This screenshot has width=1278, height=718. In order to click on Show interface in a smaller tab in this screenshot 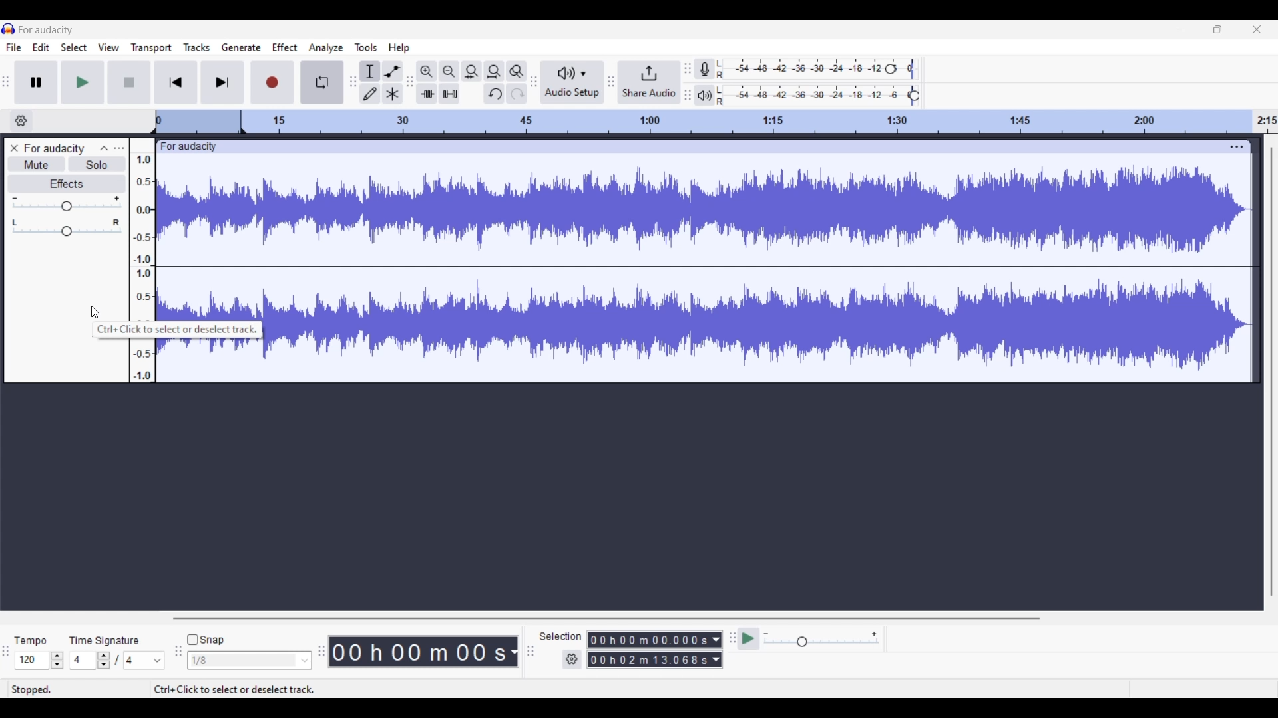, I will do `click(1217, 29)`.